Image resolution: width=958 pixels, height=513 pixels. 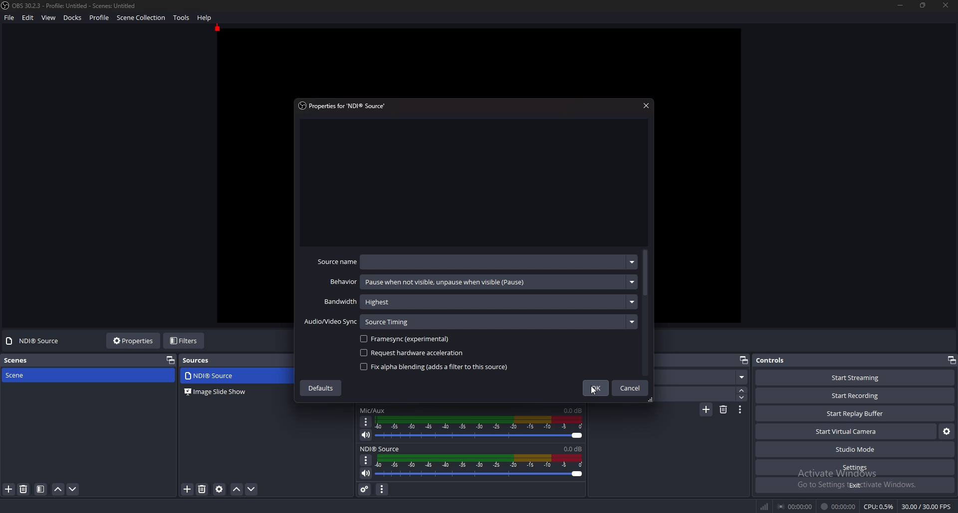 What do you see at coordinates (707, 409) in the screenshot?
I see `add transition` at bounding box center [707, 409].